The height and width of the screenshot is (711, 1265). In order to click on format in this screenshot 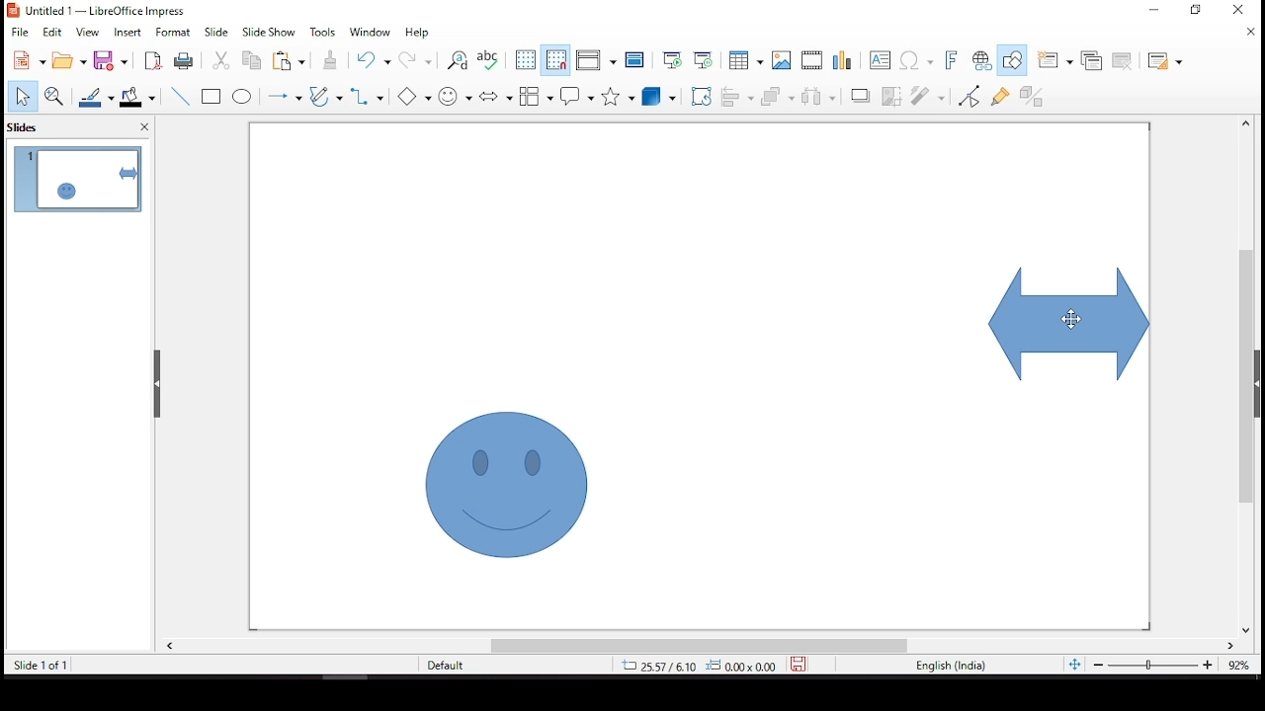, I will do `click(174, 32)`.